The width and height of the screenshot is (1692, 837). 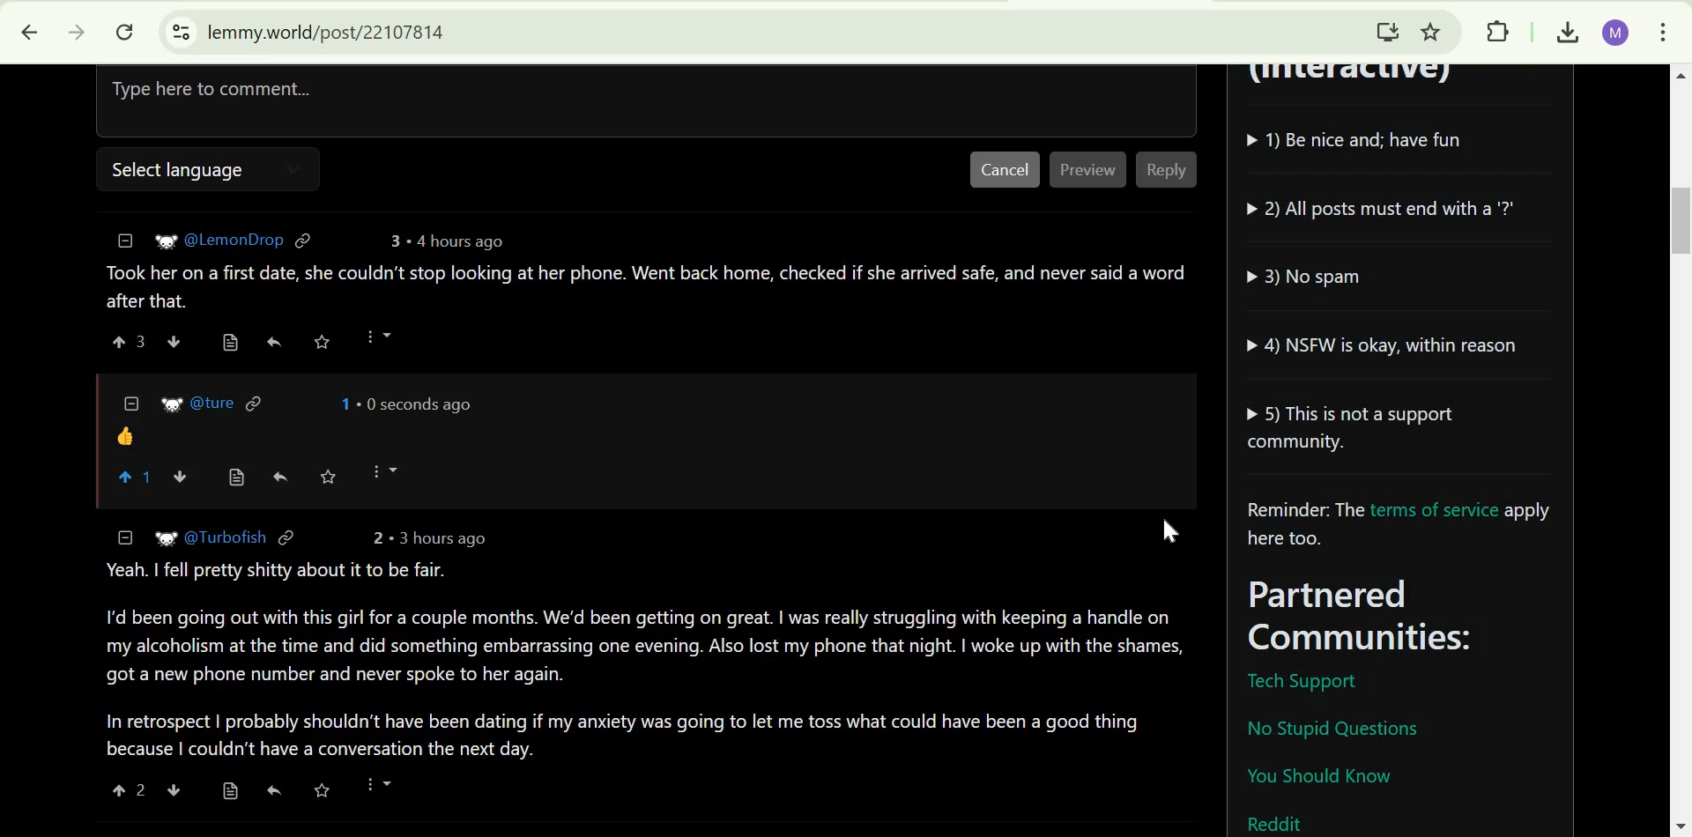 I want to click on upvote, so click(x=126, y=789).